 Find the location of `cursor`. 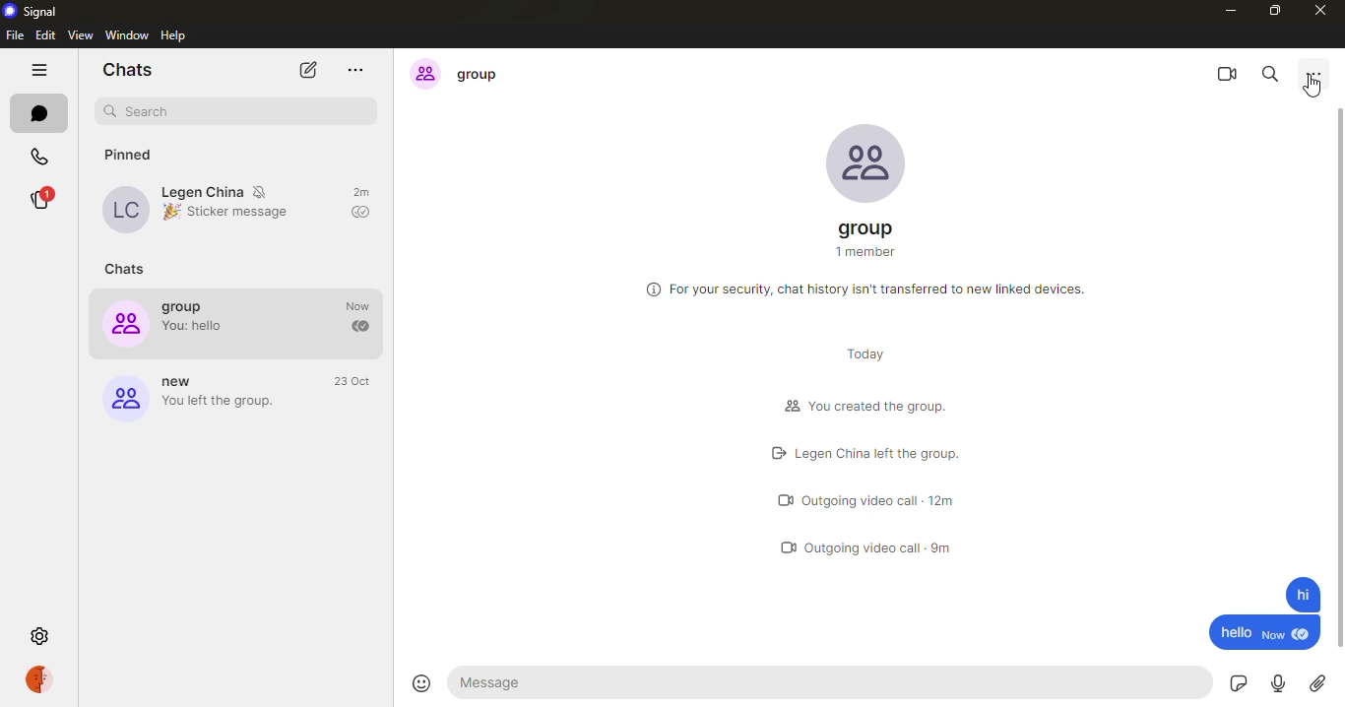

cursor is located at coordinates (1312, 87).